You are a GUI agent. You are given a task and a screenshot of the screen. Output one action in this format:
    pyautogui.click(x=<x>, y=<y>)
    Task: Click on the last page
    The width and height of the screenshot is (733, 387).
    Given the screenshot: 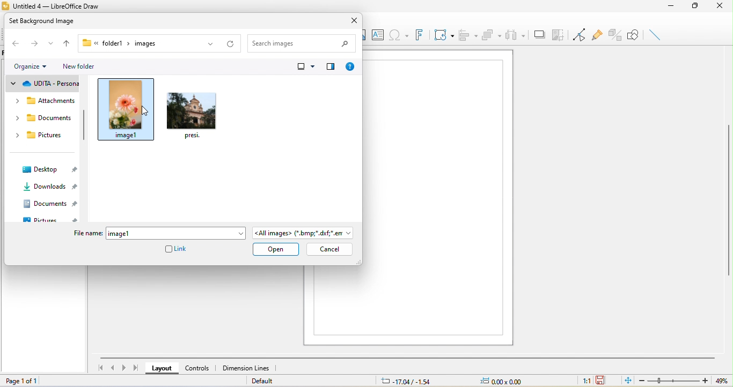 What is the action you would take?
    pyautogui.click(x=137, y=368)
    